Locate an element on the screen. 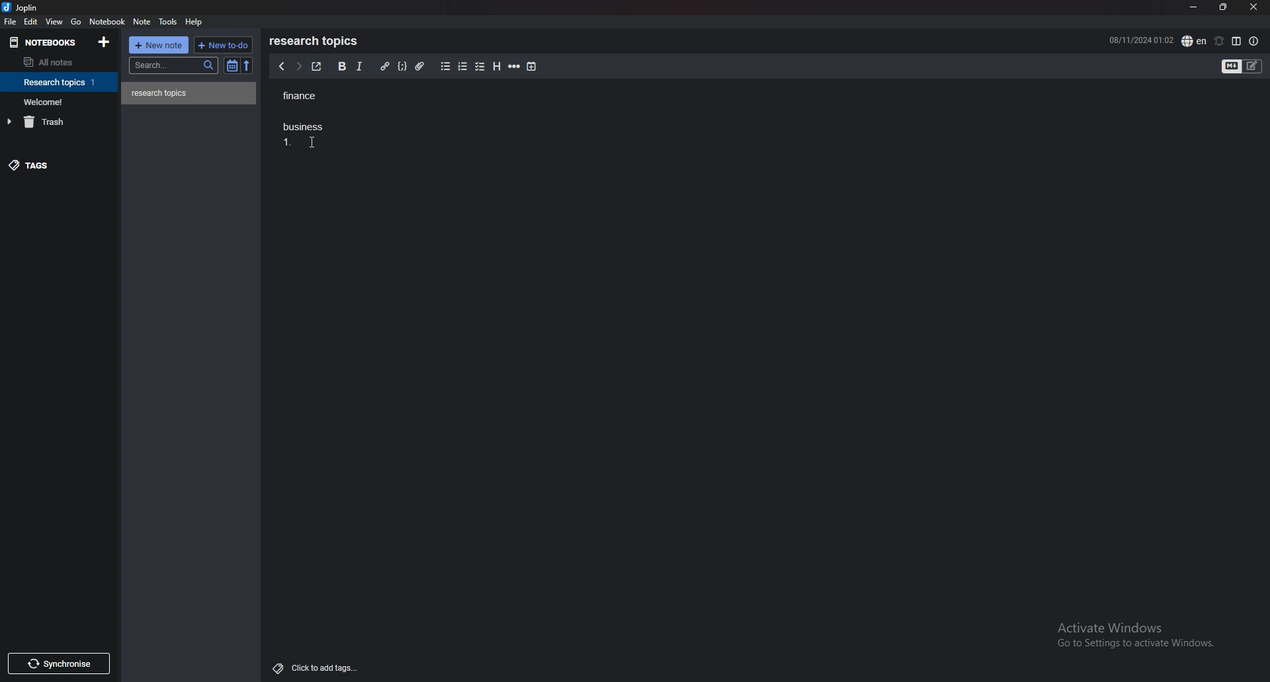  research topics is located at coordinates (316, 41).